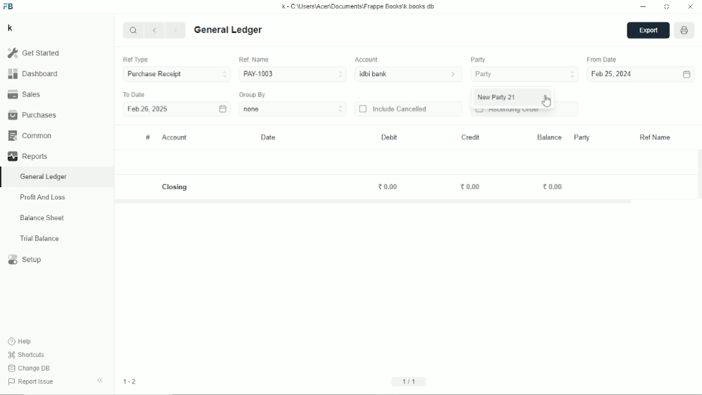  Describe the element at coordinates (690, 7) in the screenshot. I see `Close` at that location.